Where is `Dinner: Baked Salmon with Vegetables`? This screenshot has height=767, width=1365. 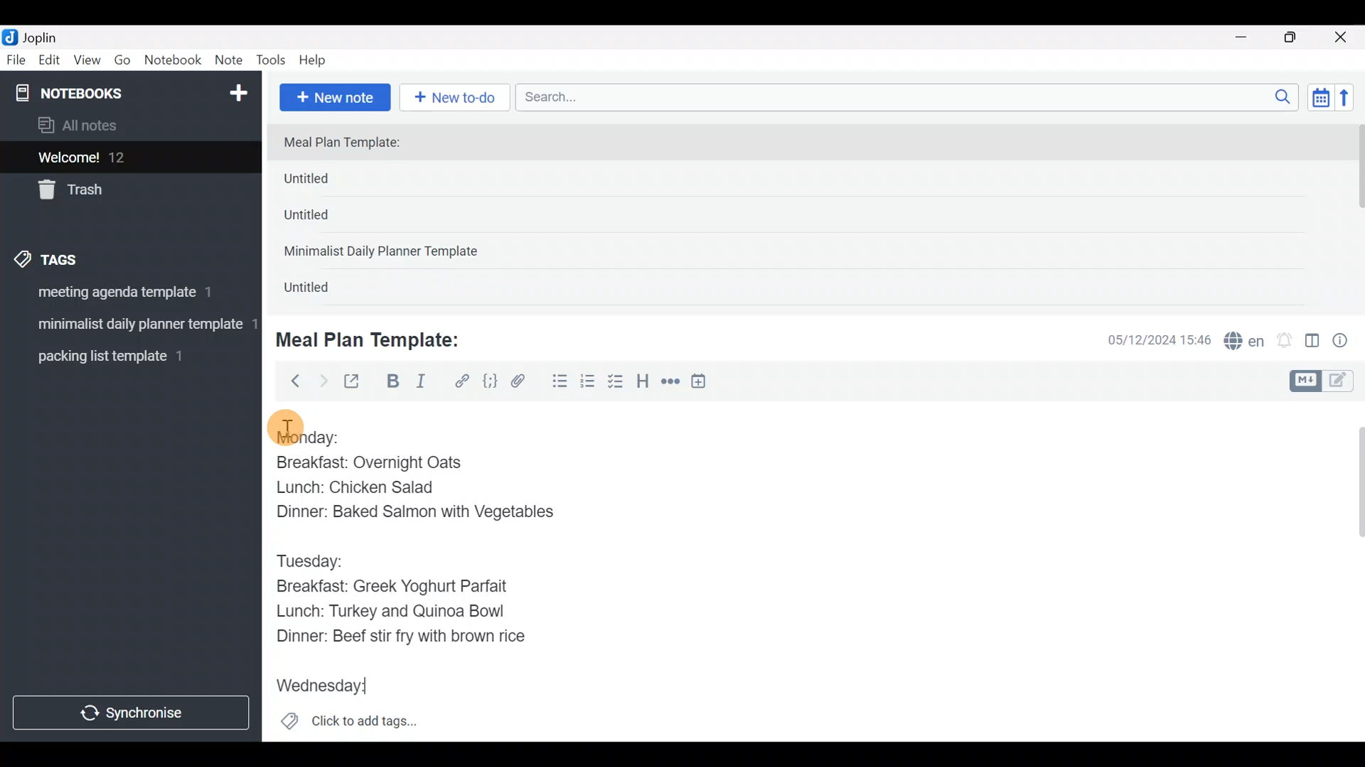
Dinner: Baked Salmon with Vegetables is located at coordinates (415, 513).